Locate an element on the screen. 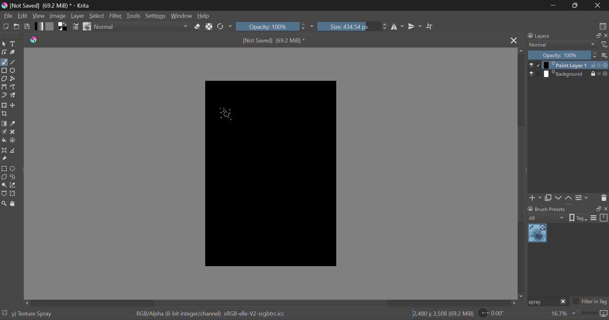 Image resolution: width=609 pixels, height=320 pixels. Multibrush is located at coordinates (13, 95).